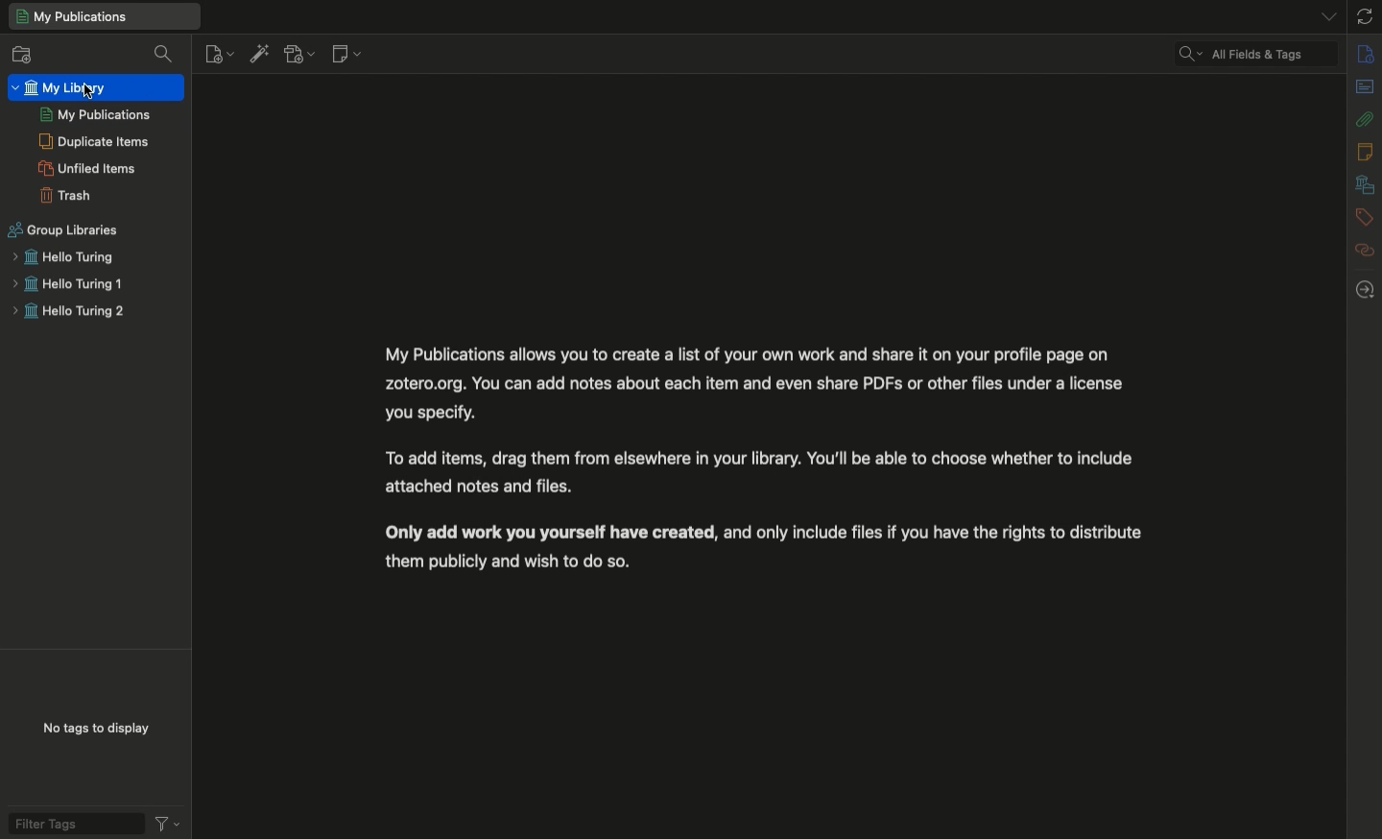  I want to click on Libraries and collections, so click(1365, 186).